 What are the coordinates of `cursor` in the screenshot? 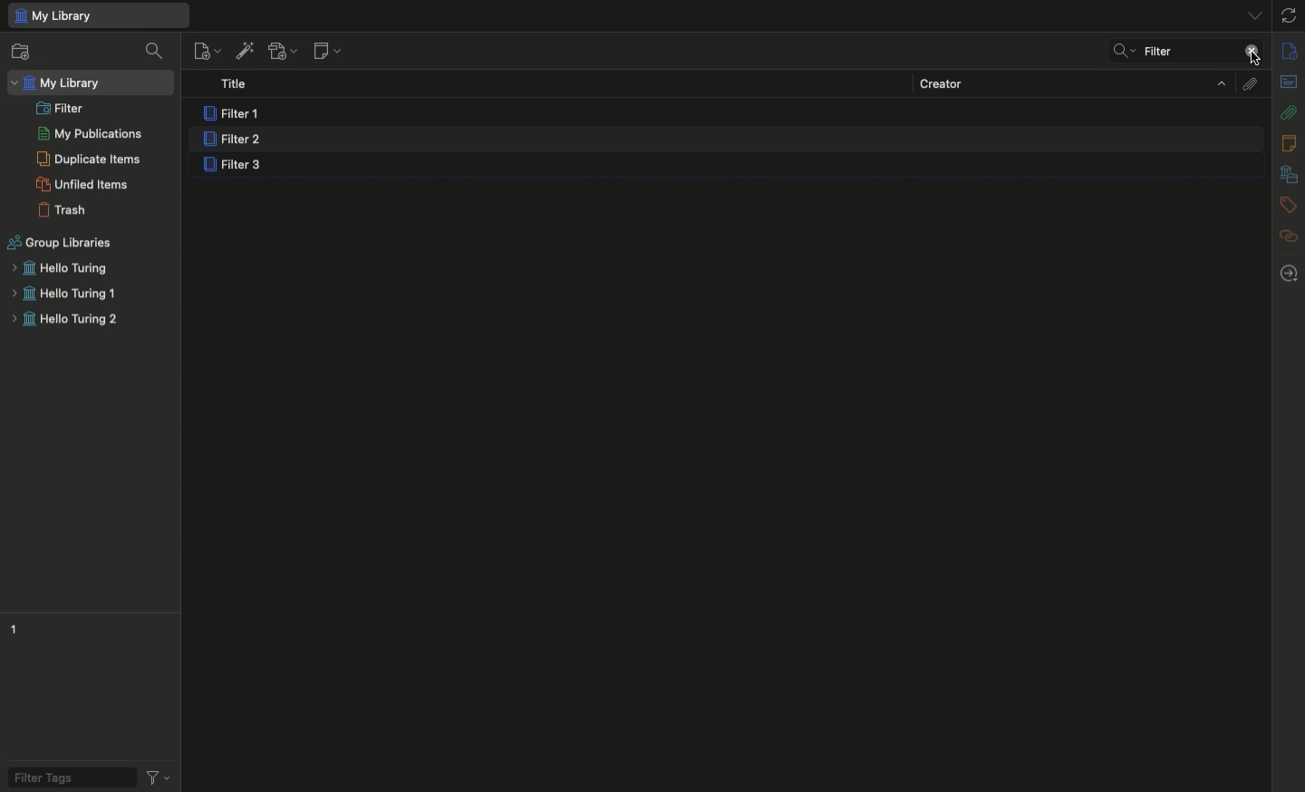 It's located at (1255, 59).